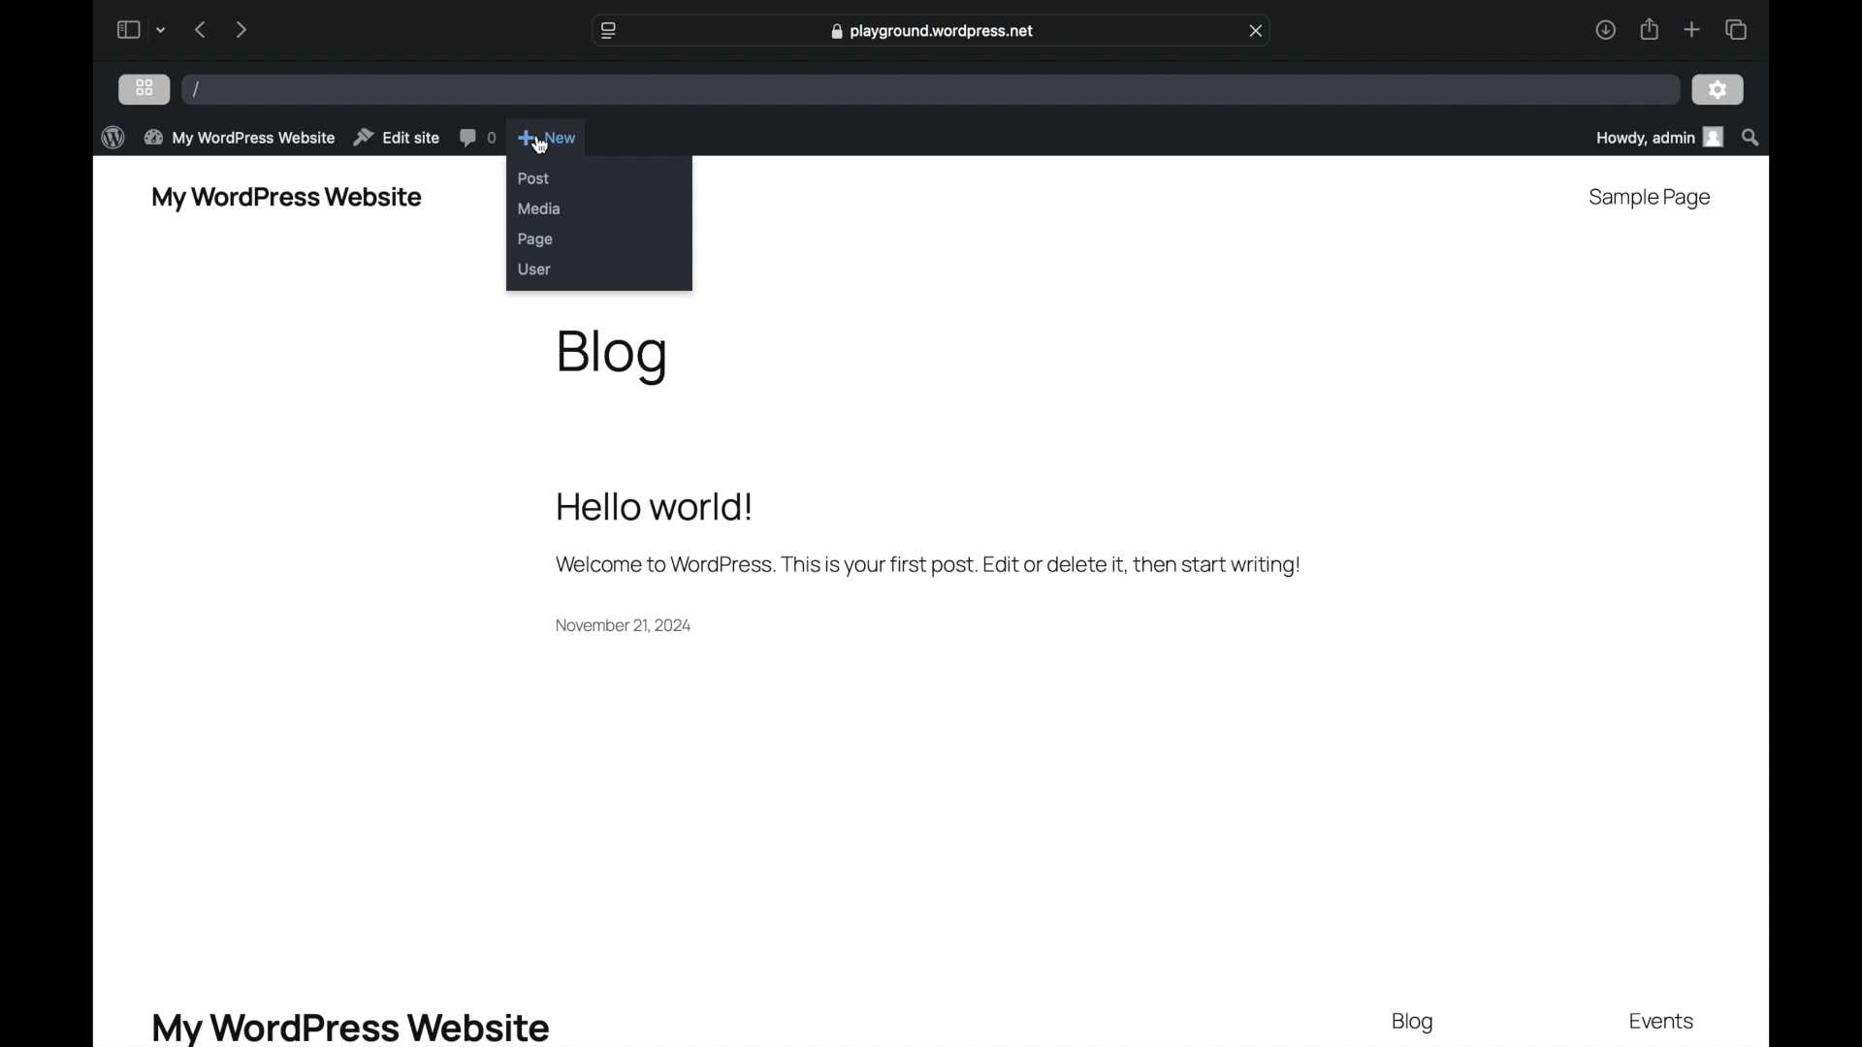 This screenshot has height=1047, width=1862. What do you see at coordinates (545, 137) in the screenshot?
I see `new` at bounding box center [545, 137].